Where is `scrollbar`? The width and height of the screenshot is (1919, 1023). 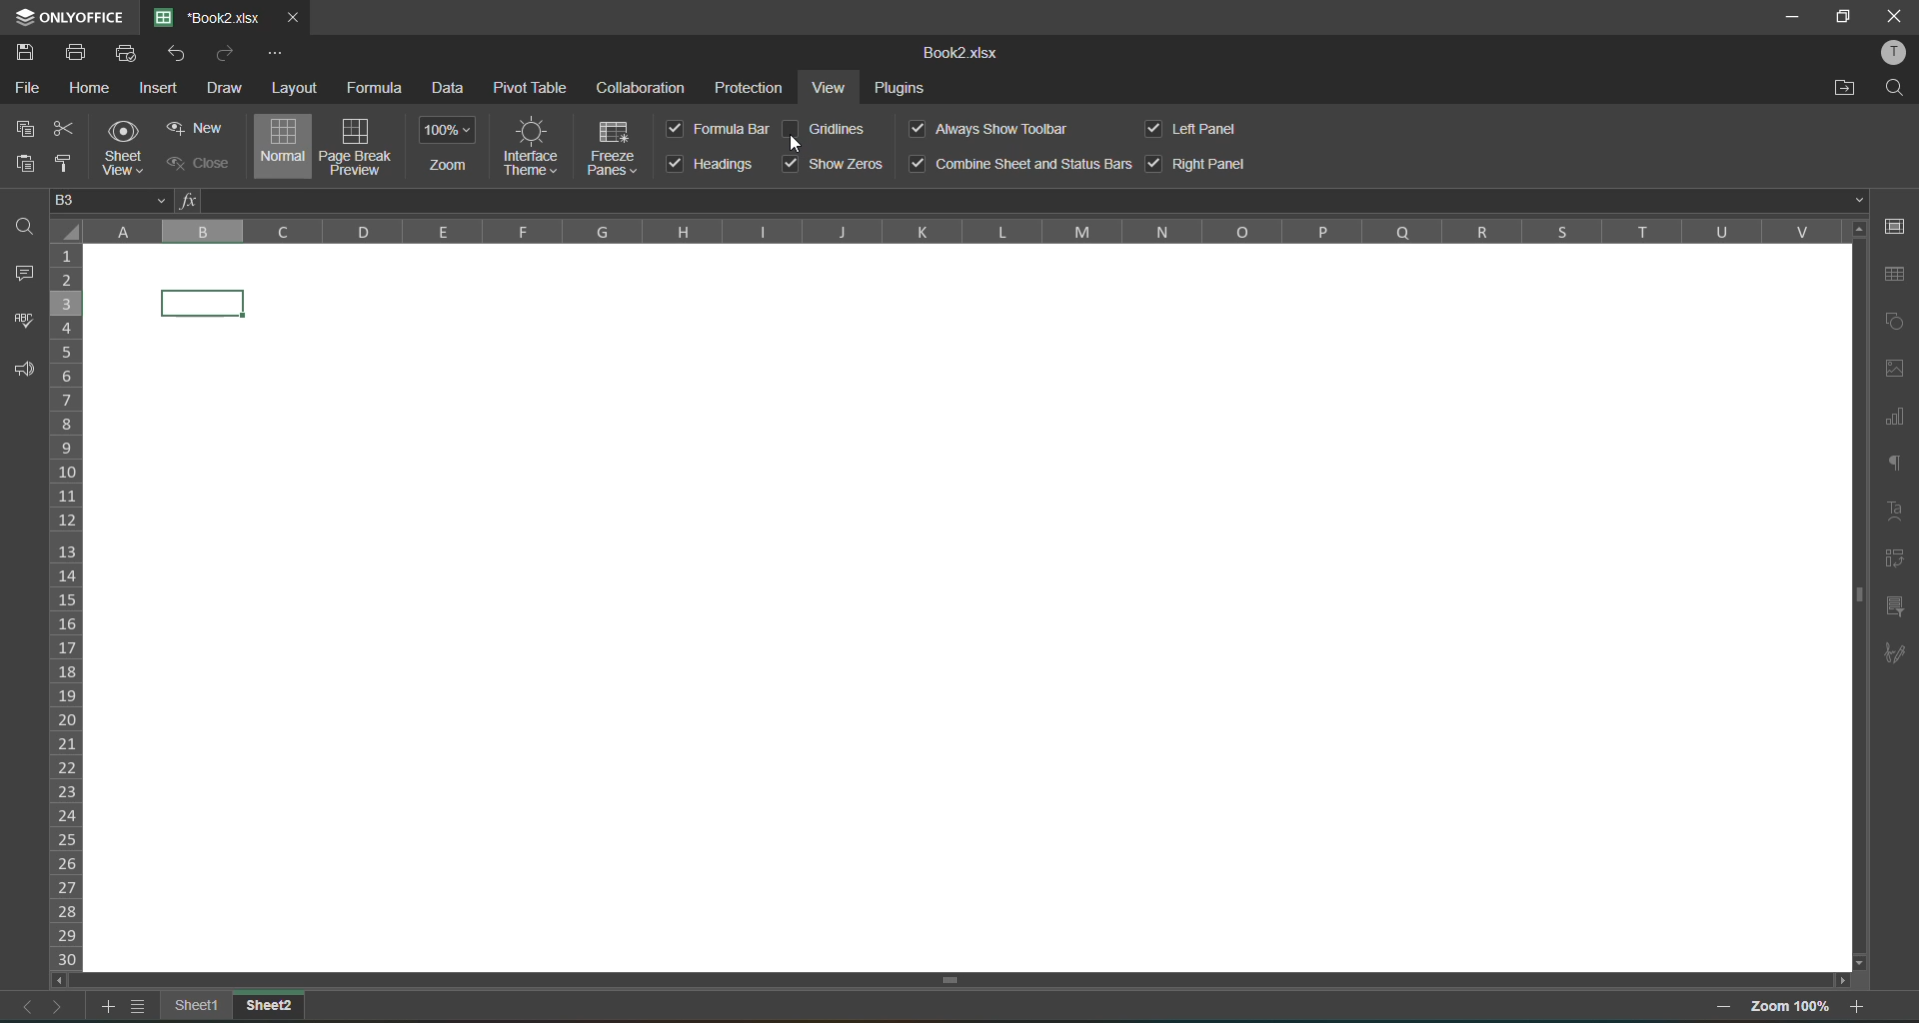 scrollbar is located at coordinates (952, 981).